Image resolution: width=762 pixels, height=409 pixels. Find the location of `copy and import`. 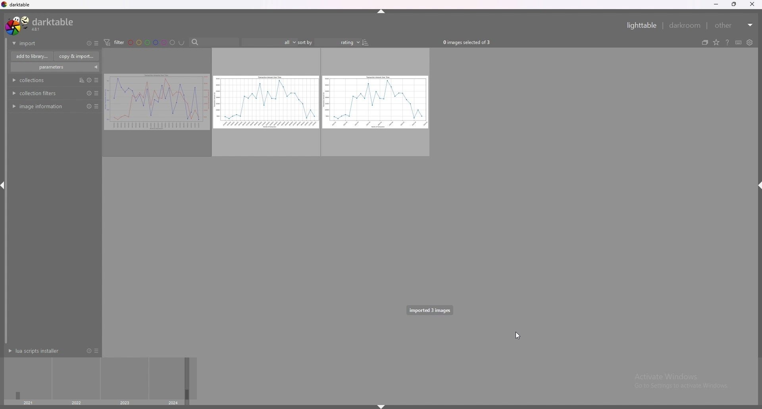

copy and import is located at coordinates (77, 56).